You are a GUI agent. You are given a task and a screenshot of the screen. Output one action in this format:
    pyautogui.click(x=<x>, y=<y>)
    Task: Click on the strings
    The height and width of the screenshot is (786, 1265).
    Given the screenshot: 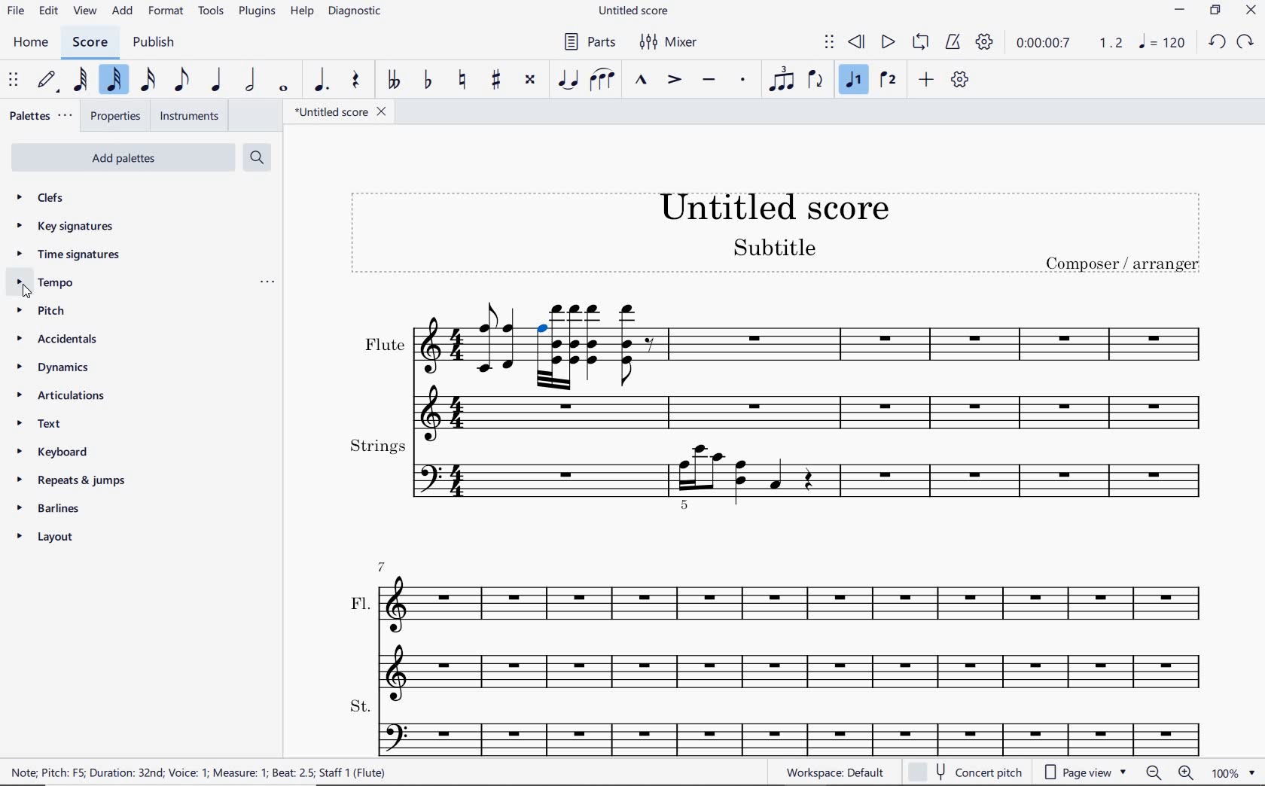 What is the action you would take?
    pyautogui.click(x=790, y=477)
    